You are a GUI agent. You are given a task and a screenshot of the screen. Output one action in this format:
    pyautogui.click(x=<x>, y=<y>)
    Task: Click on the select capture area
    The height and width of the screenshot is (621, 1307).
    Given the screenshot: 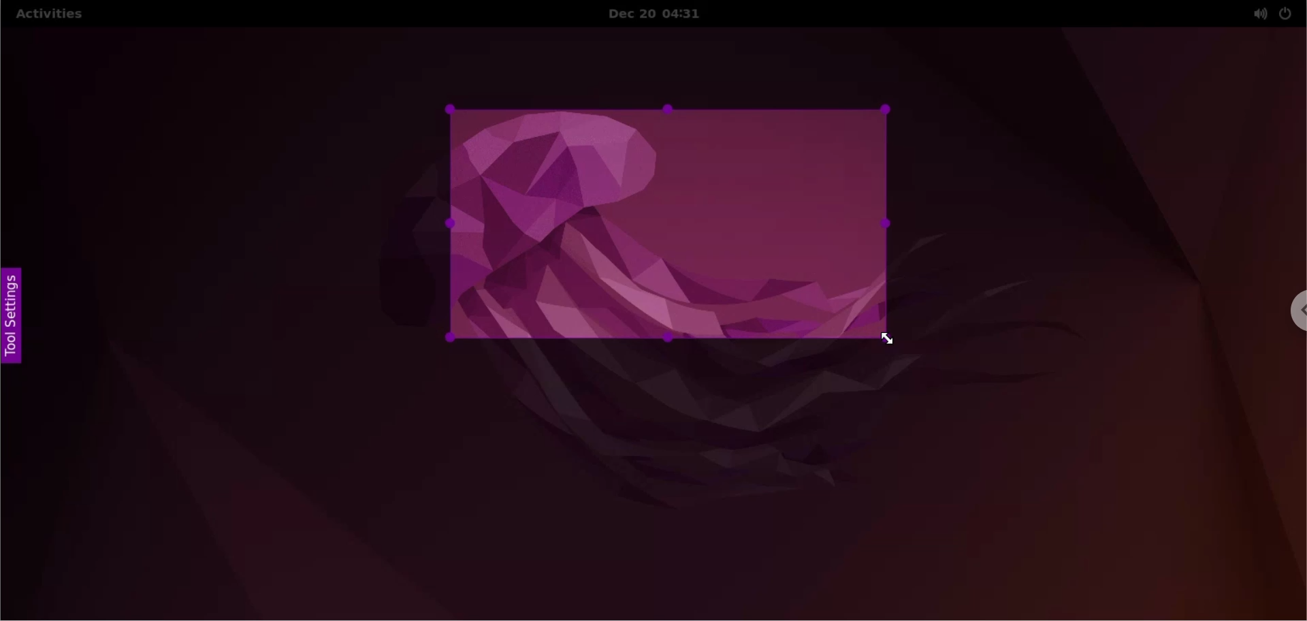 What is the action you would take?
    pyautogui.click(x=664, y=223)
    